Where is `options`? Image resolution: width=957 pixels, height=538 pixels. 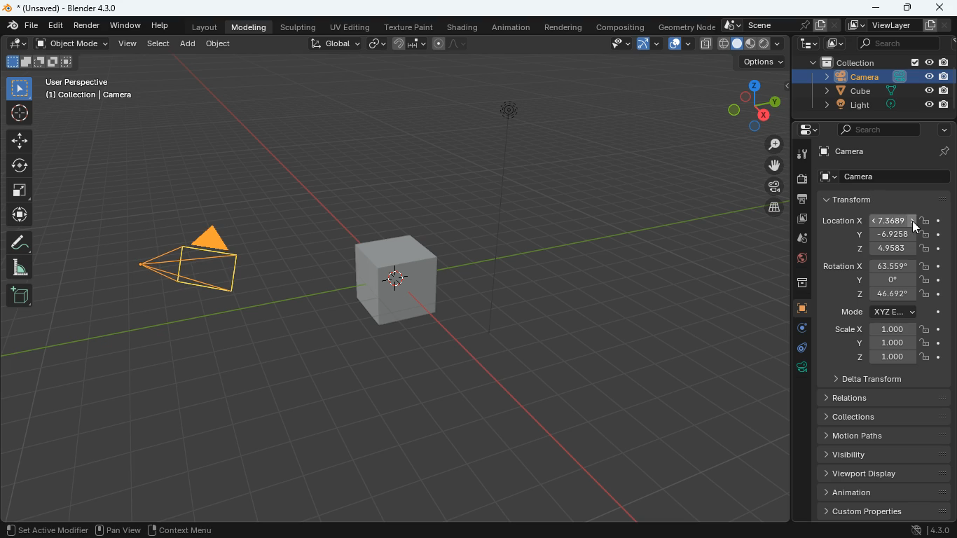 options is located at coordinates (764, 62).